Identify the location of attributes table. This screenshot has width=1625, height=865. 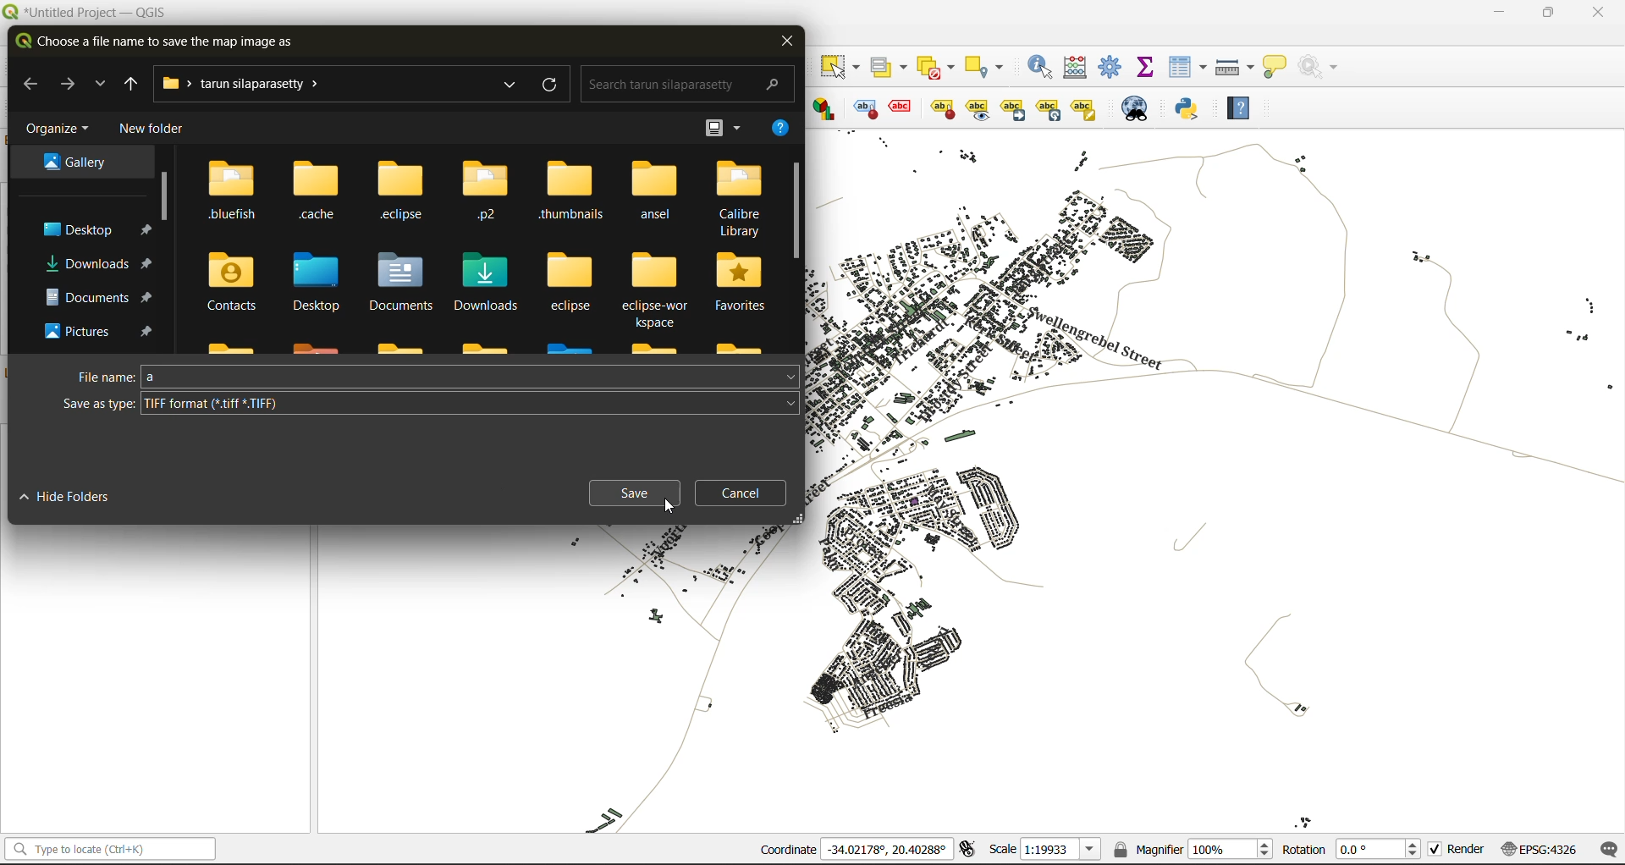
(1188, 68).